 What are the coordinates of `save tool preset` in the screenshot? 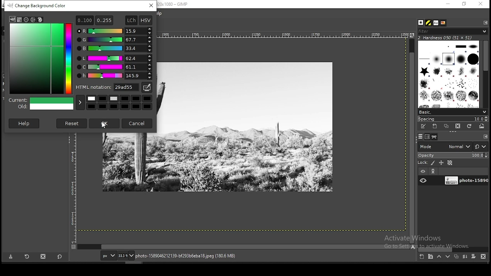 It's located at (10, 257).